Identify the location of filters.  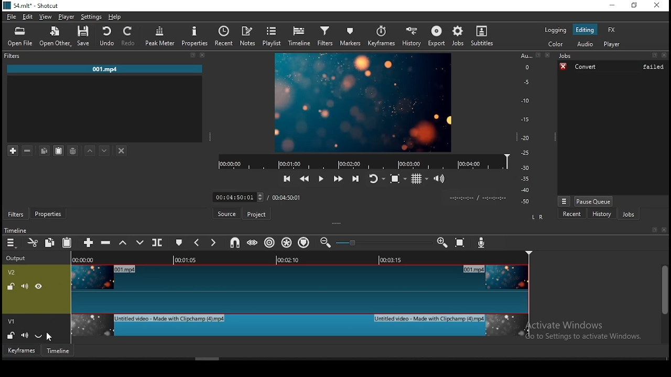
(324, 36).